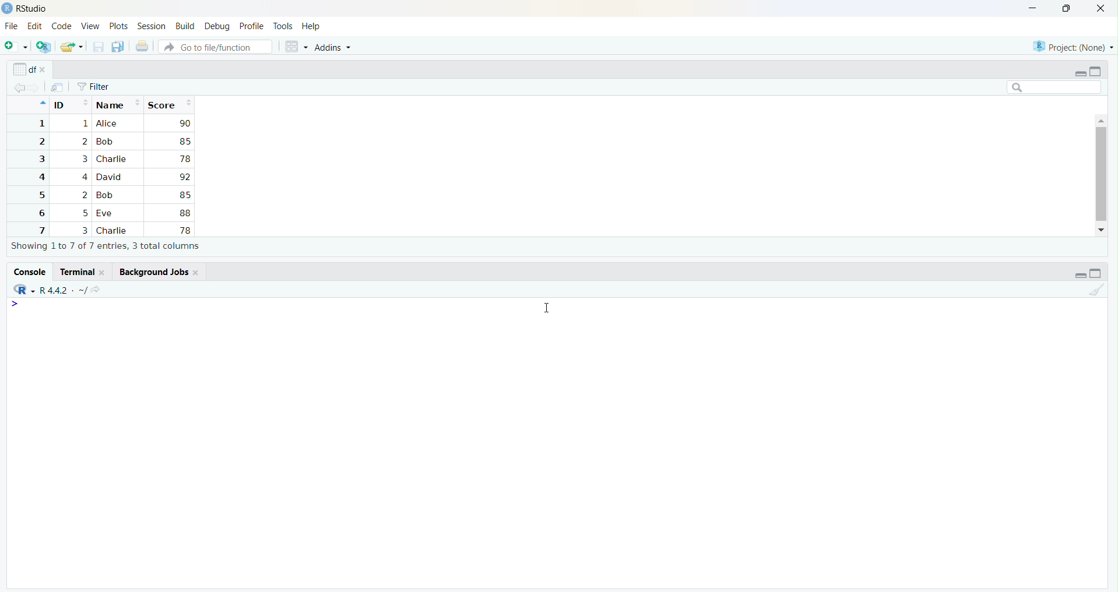 The width and height of the screenshot is (1118, 592). What do you see at coordinates (1080, 275) in the screenshot?
I see `minimize` at bounding box center [1080, 275].